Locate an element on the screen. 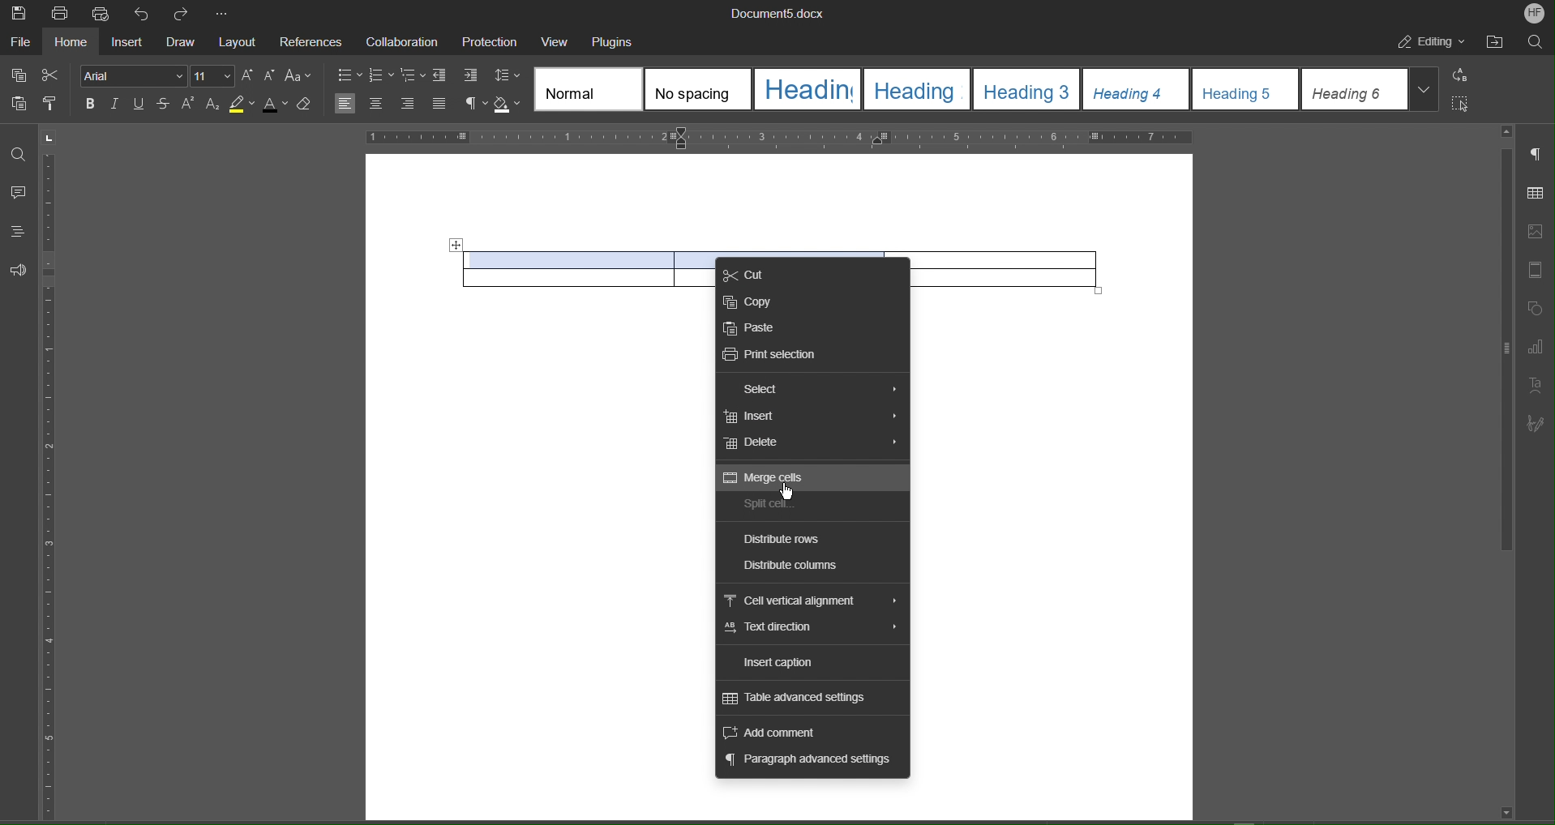  File is located at coordinates (20, 45).